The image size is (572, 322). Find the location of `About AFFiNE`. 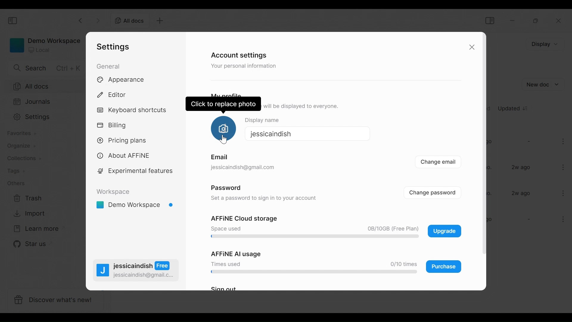

About AFFiNE is located at coordinates (124, 156).